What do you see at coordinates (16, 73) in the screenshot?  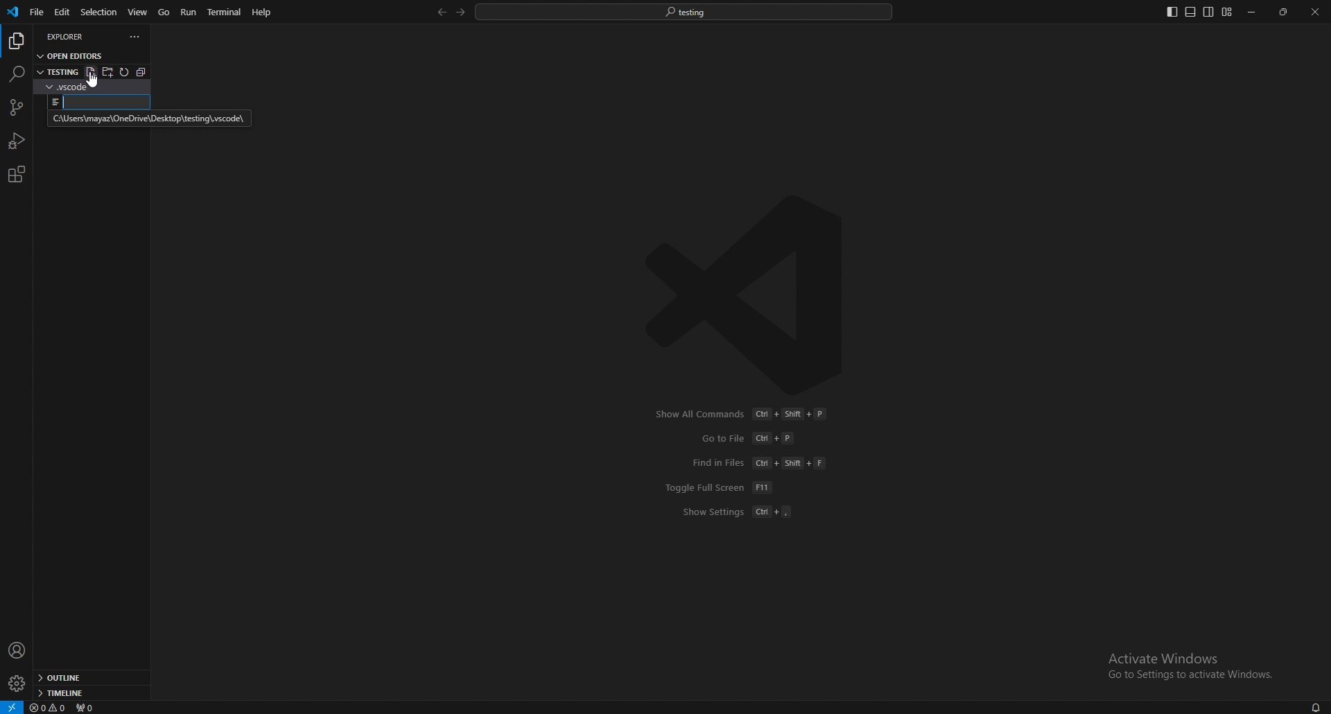 I see `search` at bounding box center [16, 73].